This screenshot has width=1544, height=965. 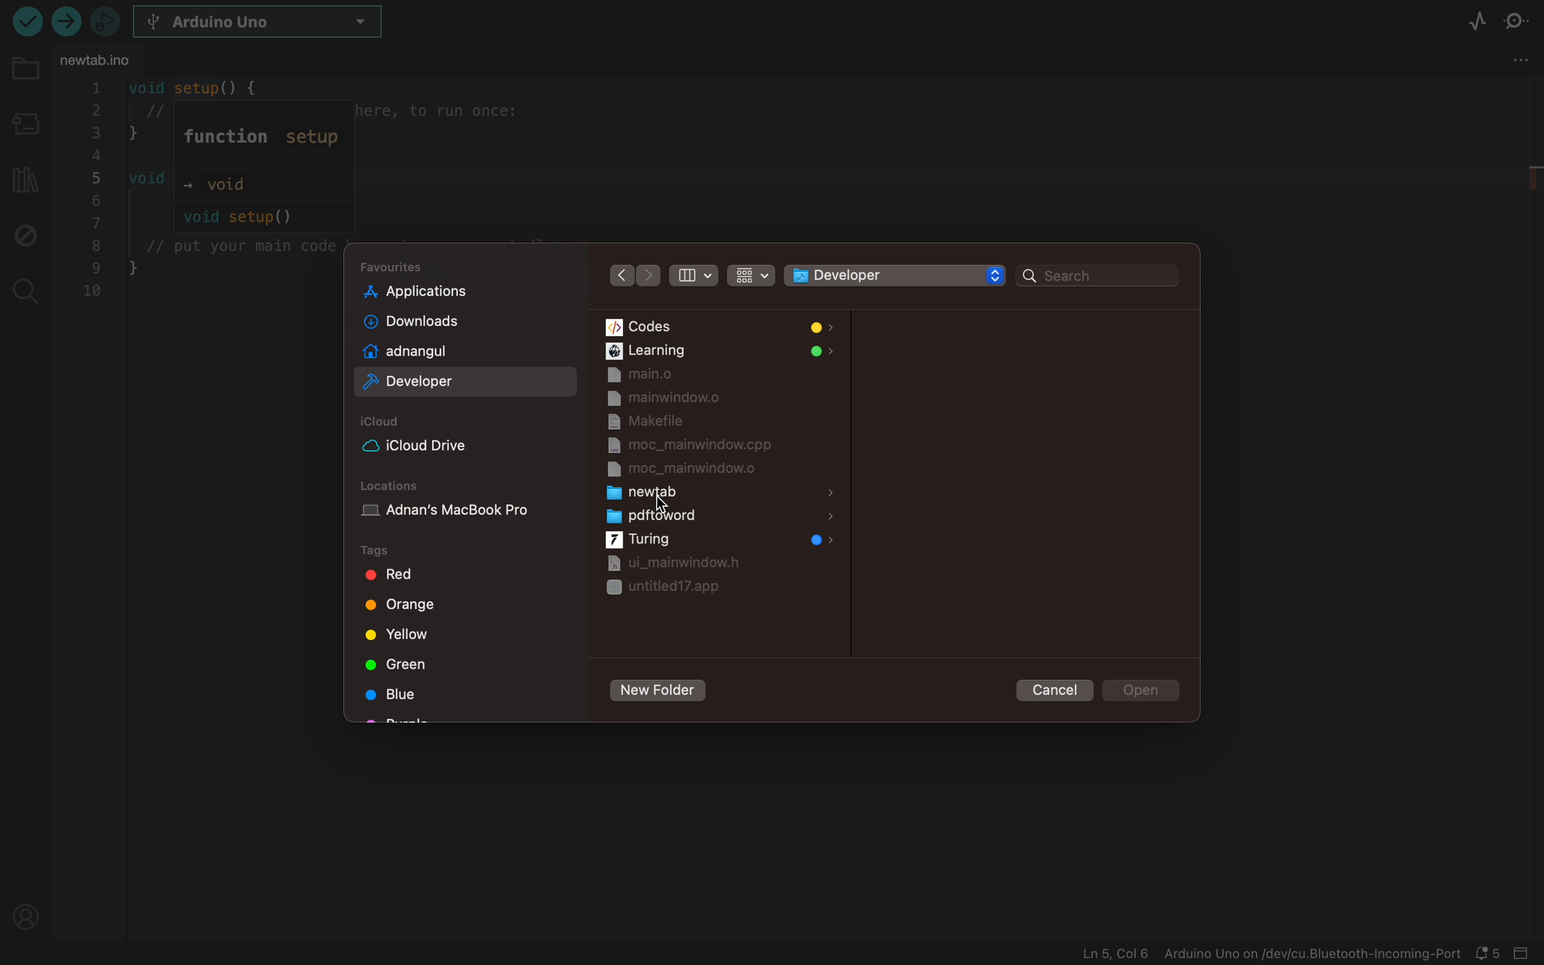 What do you see at coordinates (22, 176) in the screenshot?
I see `library manager` at bounding box center [22, 176].